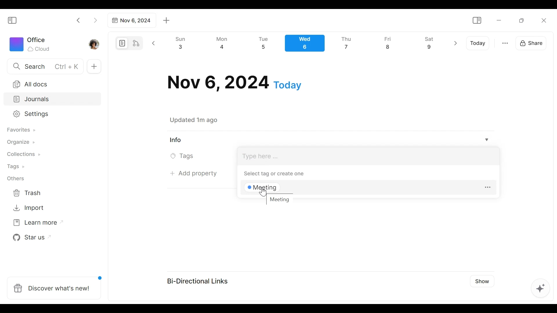 This screenshot has width=557, height=313. What do you see at coordinates (196, 173) in the screenshot?
I see `Add property` at bounding box center [196, 173].